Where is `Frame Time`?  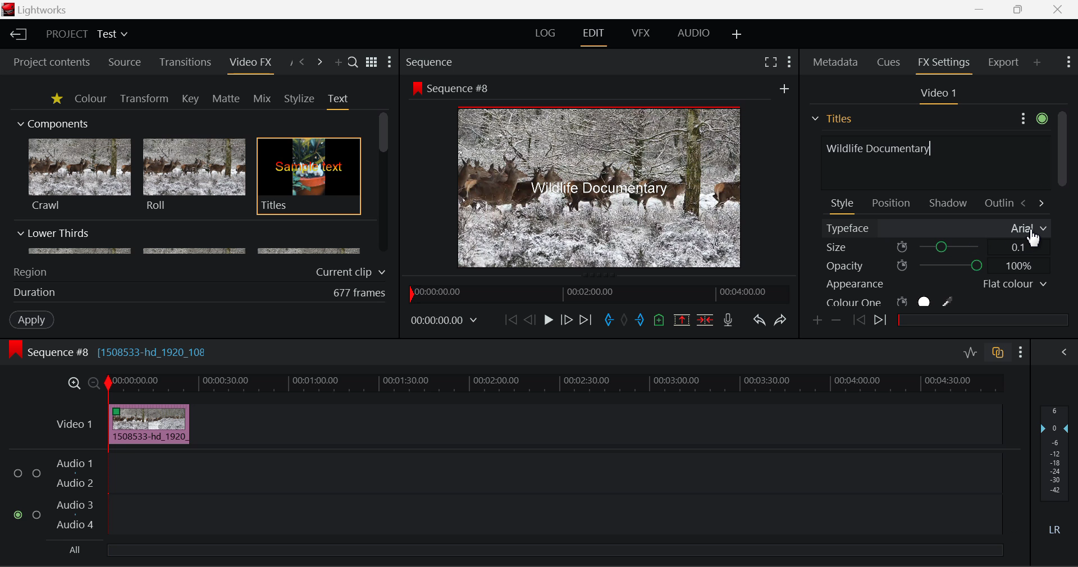
Frame Time is located at coordinates (445, 322).